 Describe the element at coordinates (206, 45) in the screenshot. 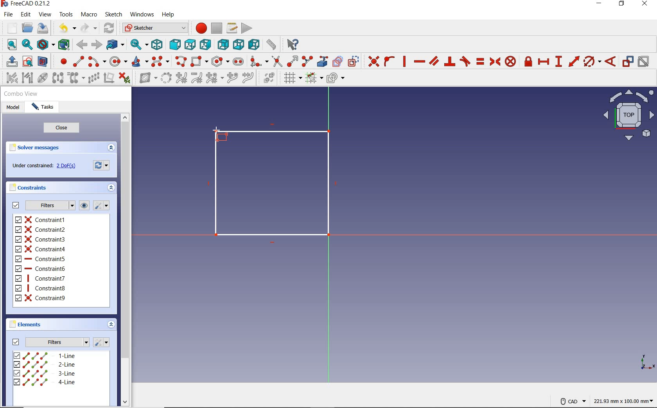

I see `right` at that location.